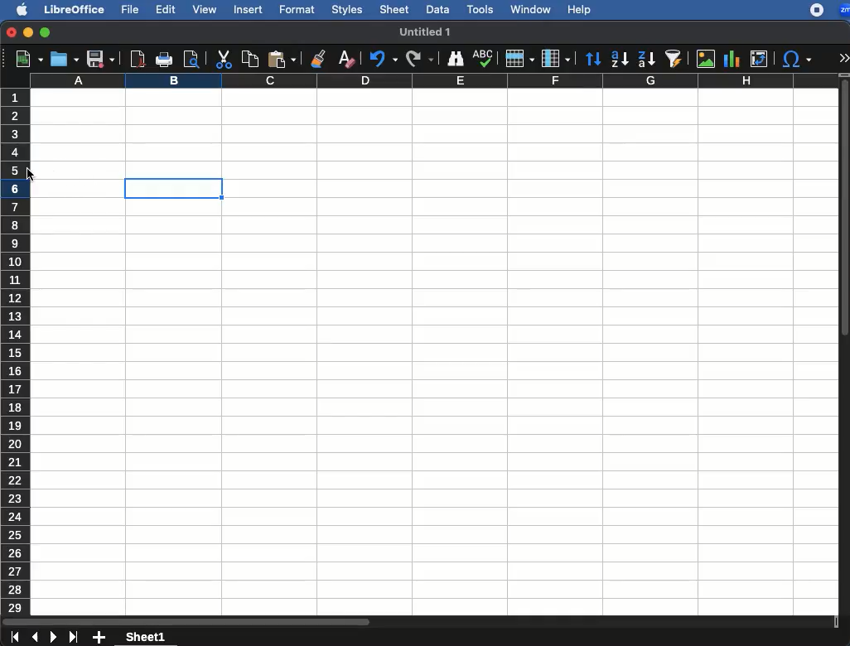  Describe the element at coordinates (437, 9) in the screenshot. I see `data` at that location.